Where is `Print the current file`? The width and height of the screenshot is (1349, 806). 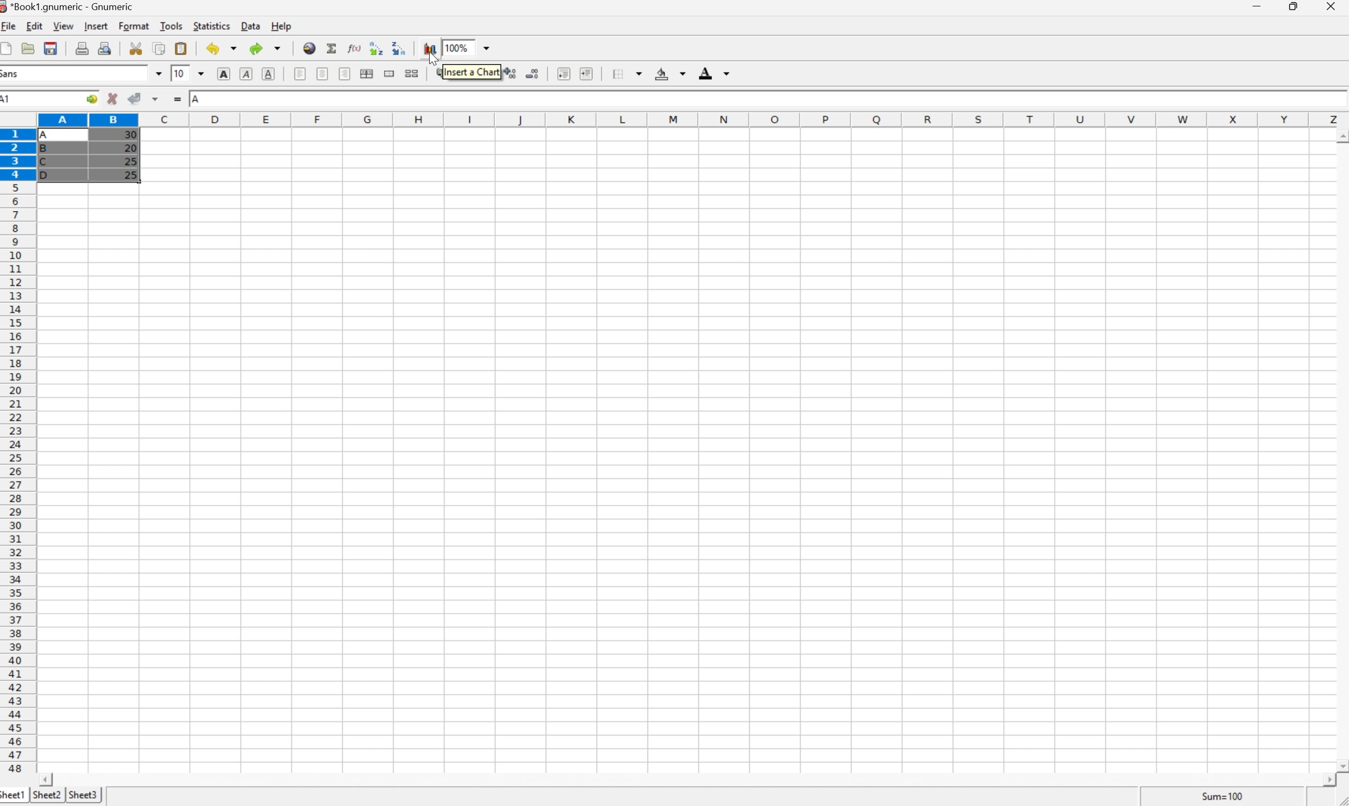
Print the current file is located at coordinates (82, 48).